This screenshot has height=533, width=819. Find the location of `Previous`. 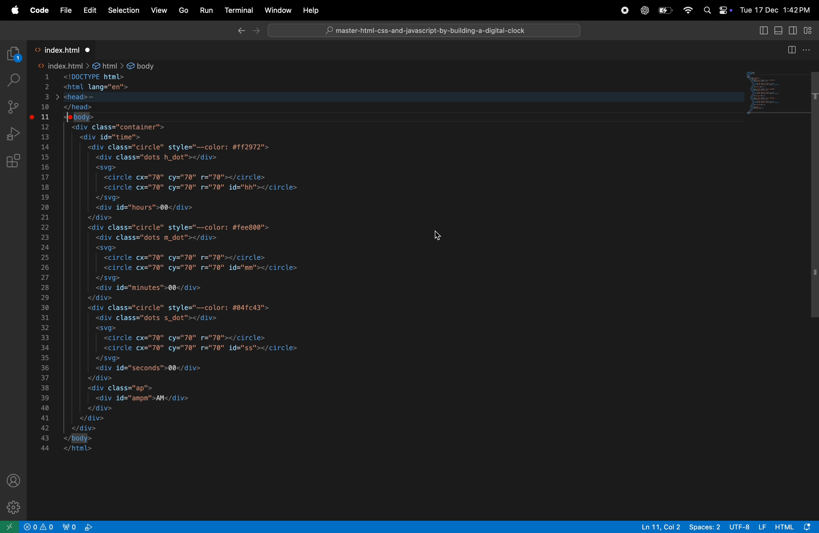

Previous is located at coordinates (241, 32).